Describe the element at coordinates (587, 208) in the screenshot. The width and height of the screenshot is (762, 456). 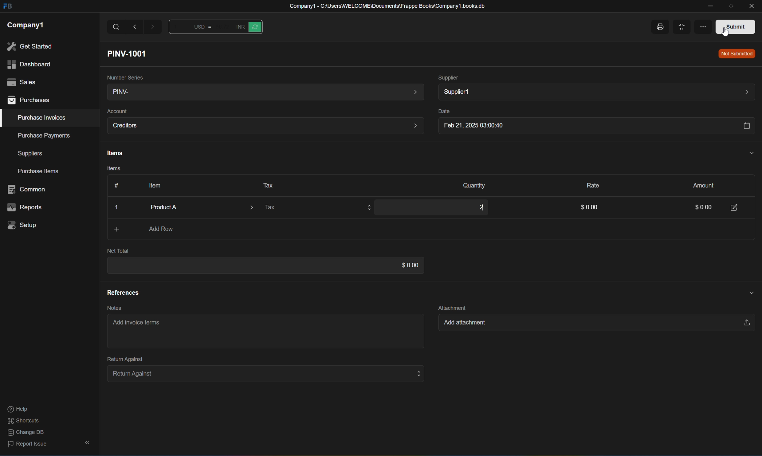
I see `$0.00` at that location.